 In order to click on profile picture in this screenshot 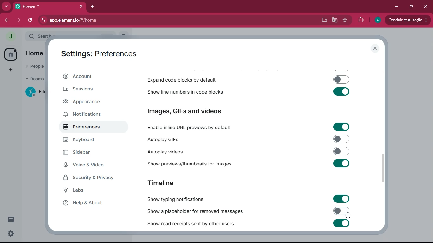, I will do `click(10, 36)`.